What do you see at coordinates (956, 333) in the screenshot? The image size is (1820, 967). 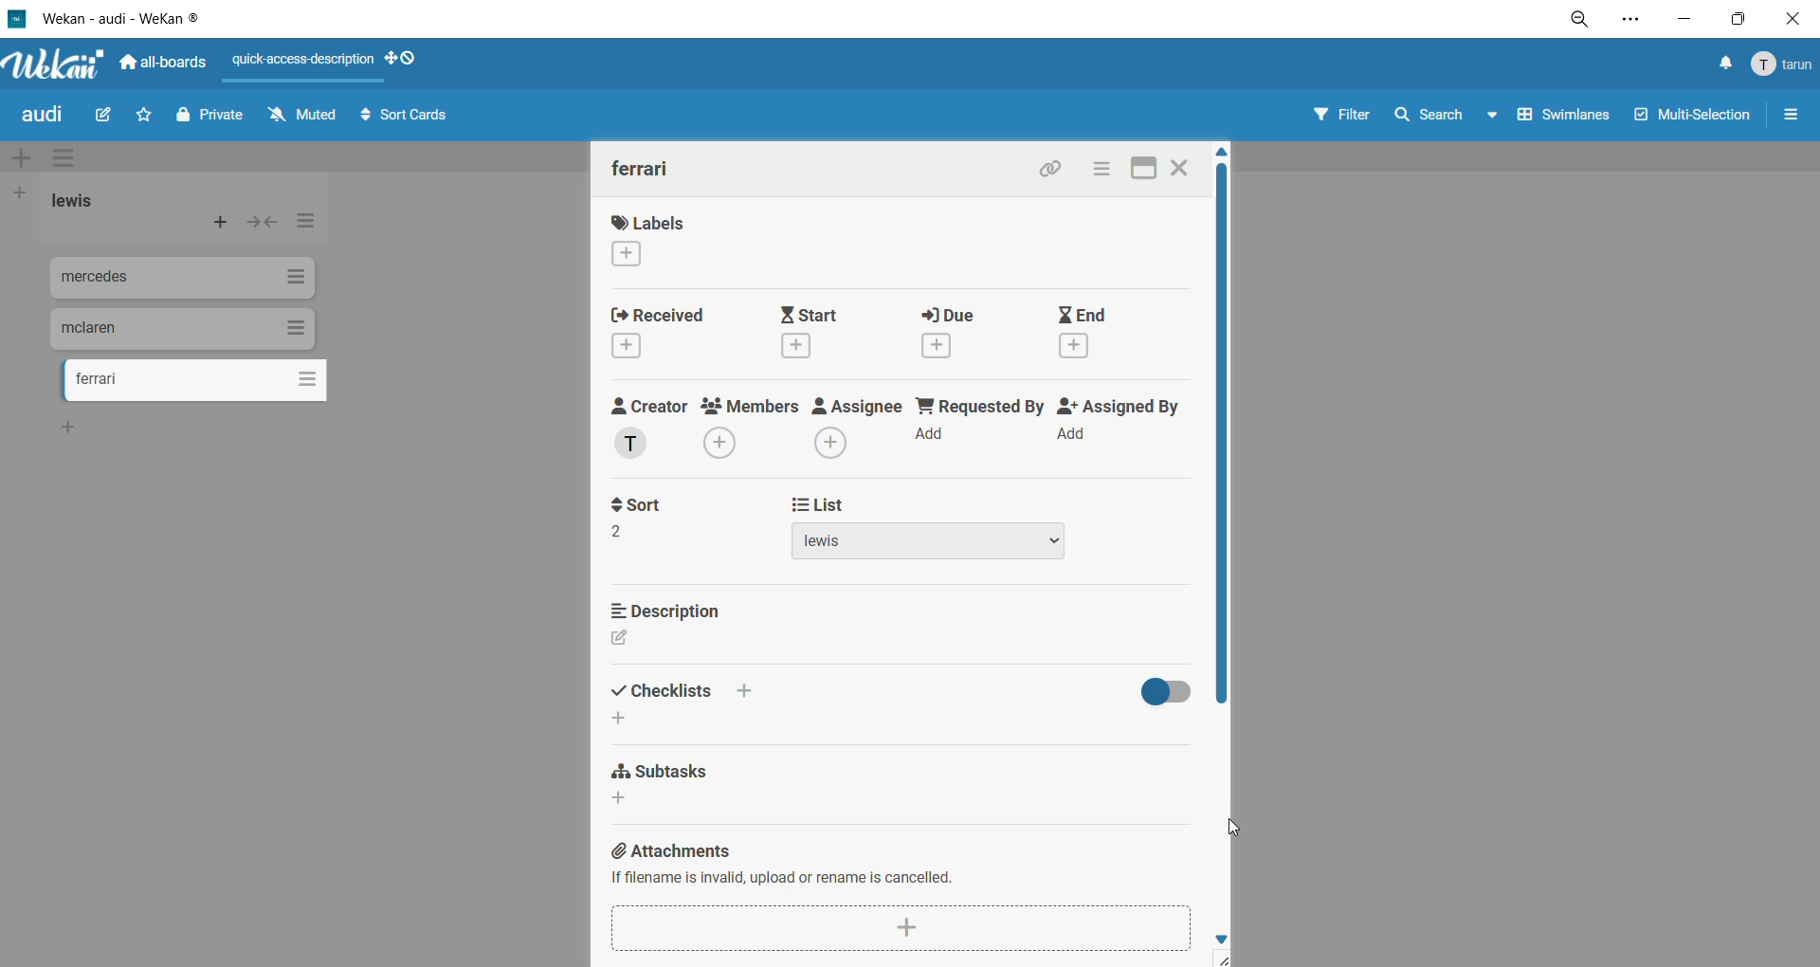 I see `due` at bounding box center [956, 333].